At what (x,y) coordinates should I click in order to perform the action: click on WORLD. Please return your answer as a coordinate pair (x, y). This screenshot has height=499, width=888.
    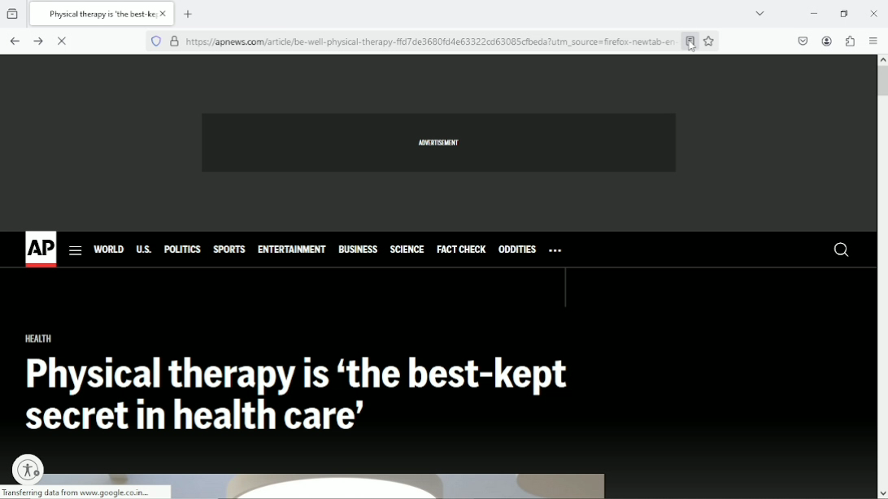
    Looking at the image, I should click on (111, 248).